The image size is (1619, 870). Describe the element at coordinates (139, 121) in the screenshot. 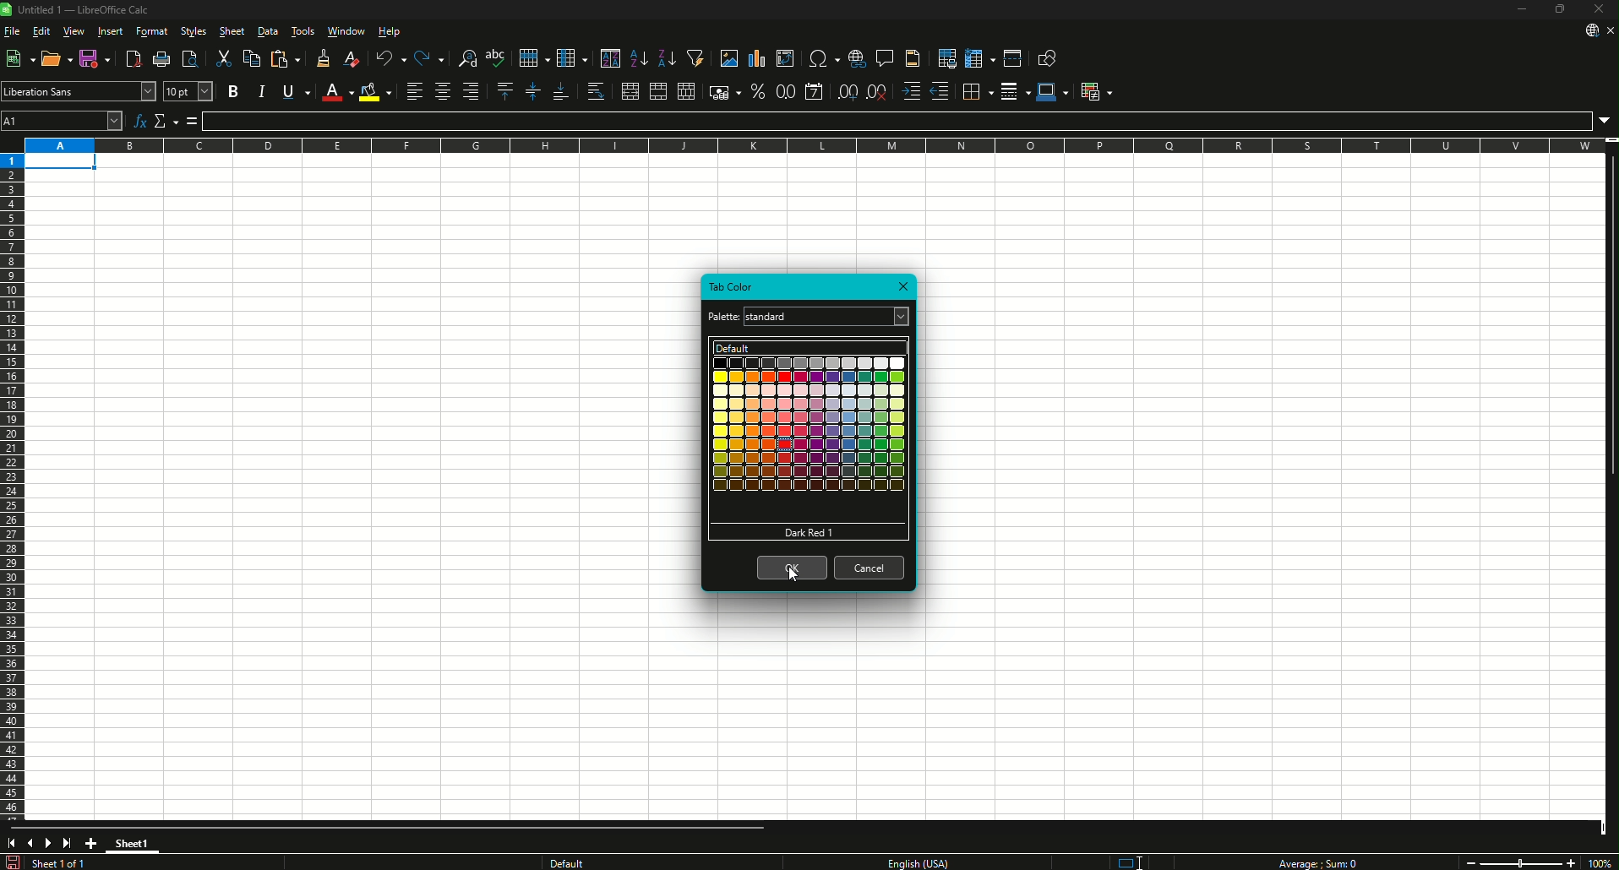

I see `Function Wizard` at that location.